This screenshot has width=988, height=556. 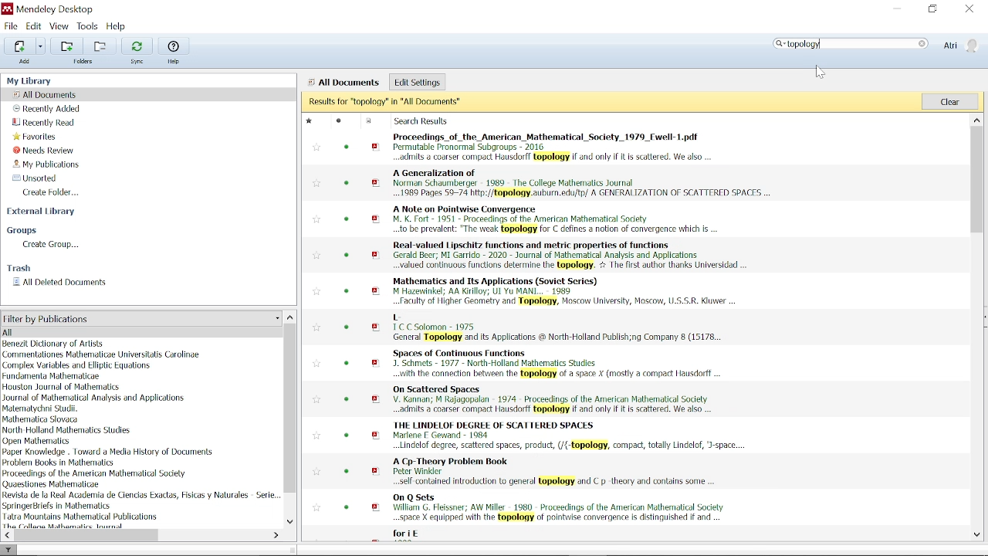 I want to click on Close window, so click(x=968, y=9).